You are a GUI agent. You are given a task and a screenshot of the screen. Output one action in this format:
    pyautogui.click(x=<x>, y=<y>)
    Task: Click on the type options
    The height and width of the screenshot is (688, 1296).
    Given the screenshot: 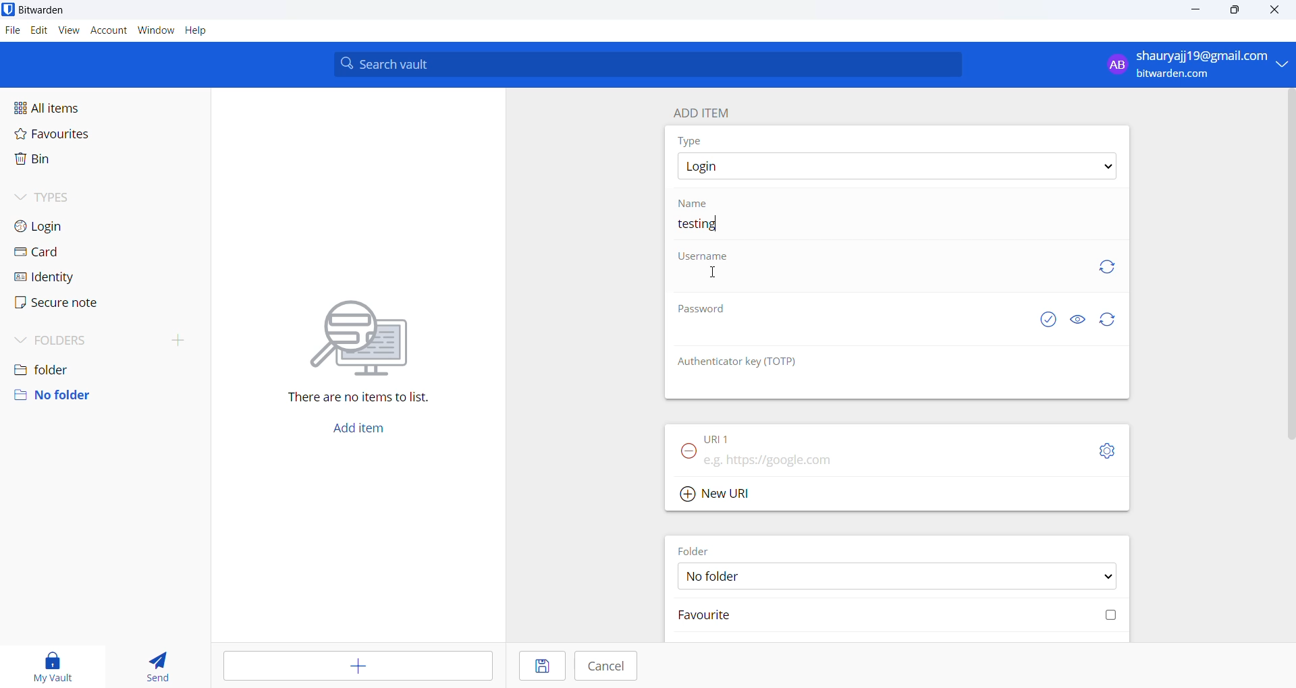 What is the action you would take?
    pyautogui.click(x=896, y=166)
    